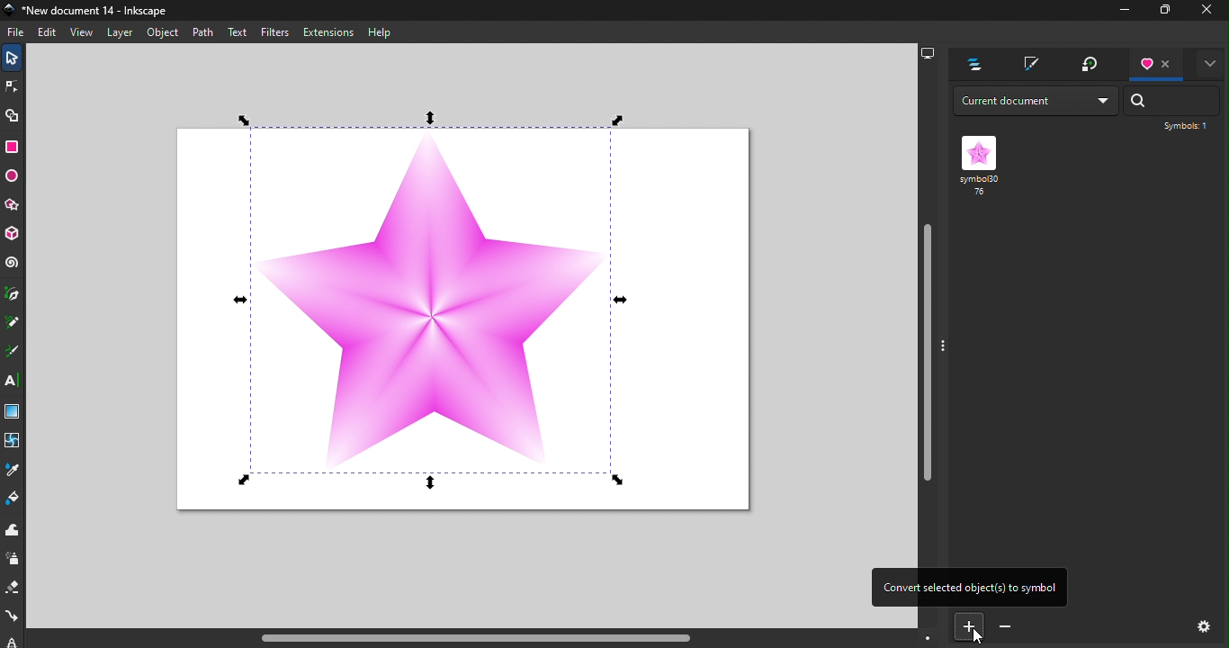 This screenshot has width=1229, height=648. I want to click on Pen tool, so click(13, 291).